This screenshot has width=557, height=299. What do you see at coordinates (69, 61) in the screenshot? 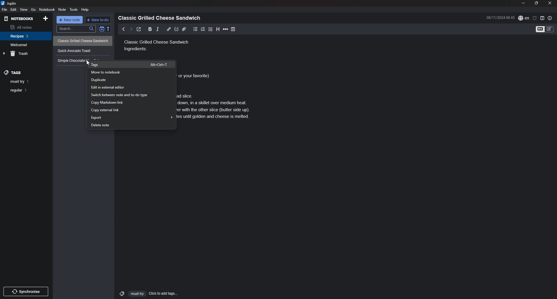
I see `Text` at bounding box center [69, 61].